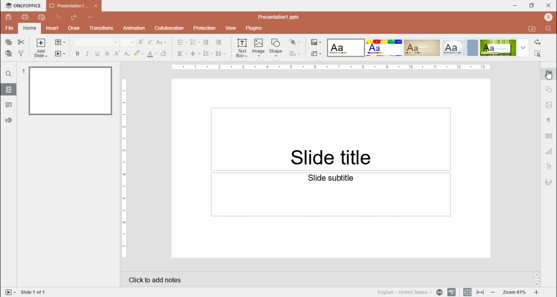 Image resolution: width=557 pixels, height=297 pixels. What do you see at coordinates (221, 54) in the screenshot?
I see `insert columns` at bounding box center [221, 54].